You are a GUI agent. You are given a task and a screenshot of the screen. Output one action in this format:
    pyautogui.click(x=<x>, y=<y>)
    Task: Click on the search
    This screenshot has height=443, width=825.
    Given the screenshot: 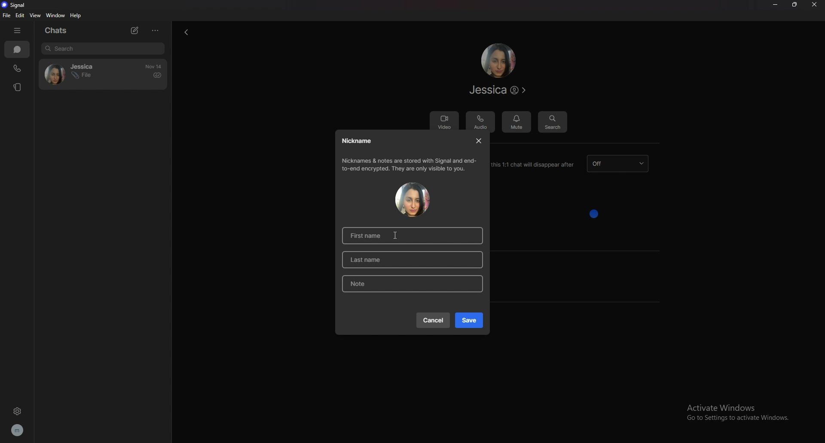 What is the action you would take?
    pyautogui.click(x=104, y=49)
    